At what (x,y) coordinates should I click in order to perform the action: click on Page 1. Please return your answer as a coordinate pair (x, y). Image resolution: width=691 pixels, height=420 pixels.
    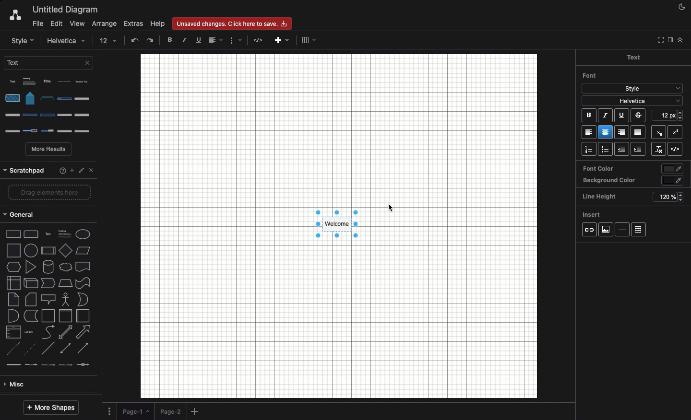
    Looking at the image, I should click on (135, 410).